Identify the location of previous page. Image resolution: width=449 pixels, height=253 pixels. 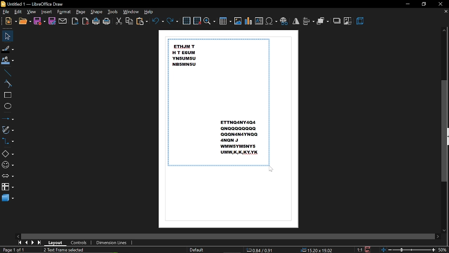
(27, 242).